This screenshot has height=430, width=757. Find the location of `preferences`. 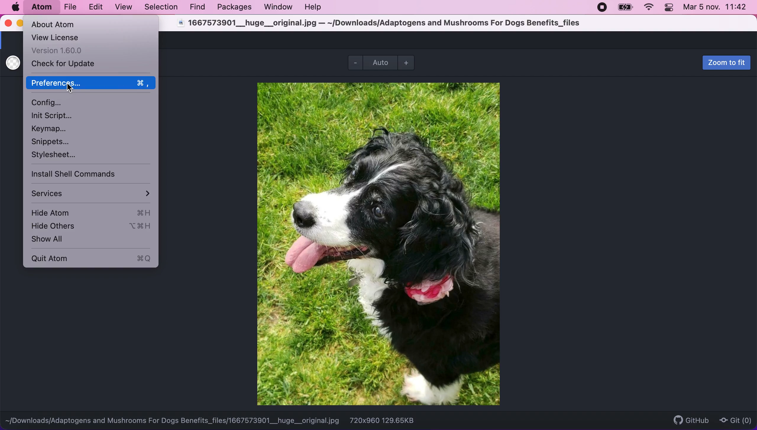

preferences is located at coordinates (91, 83).